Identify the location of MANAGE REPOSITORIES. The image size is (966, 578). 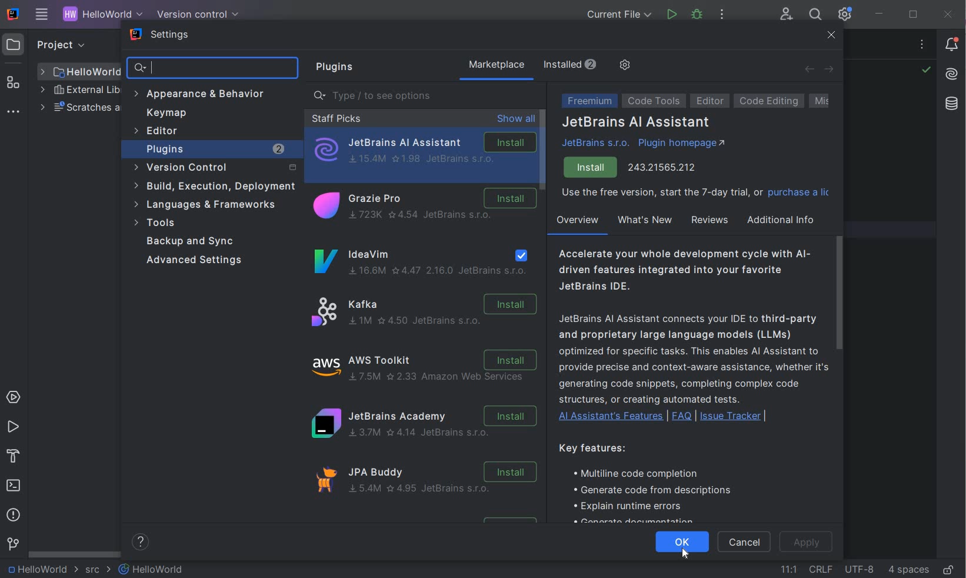
(624, 66).